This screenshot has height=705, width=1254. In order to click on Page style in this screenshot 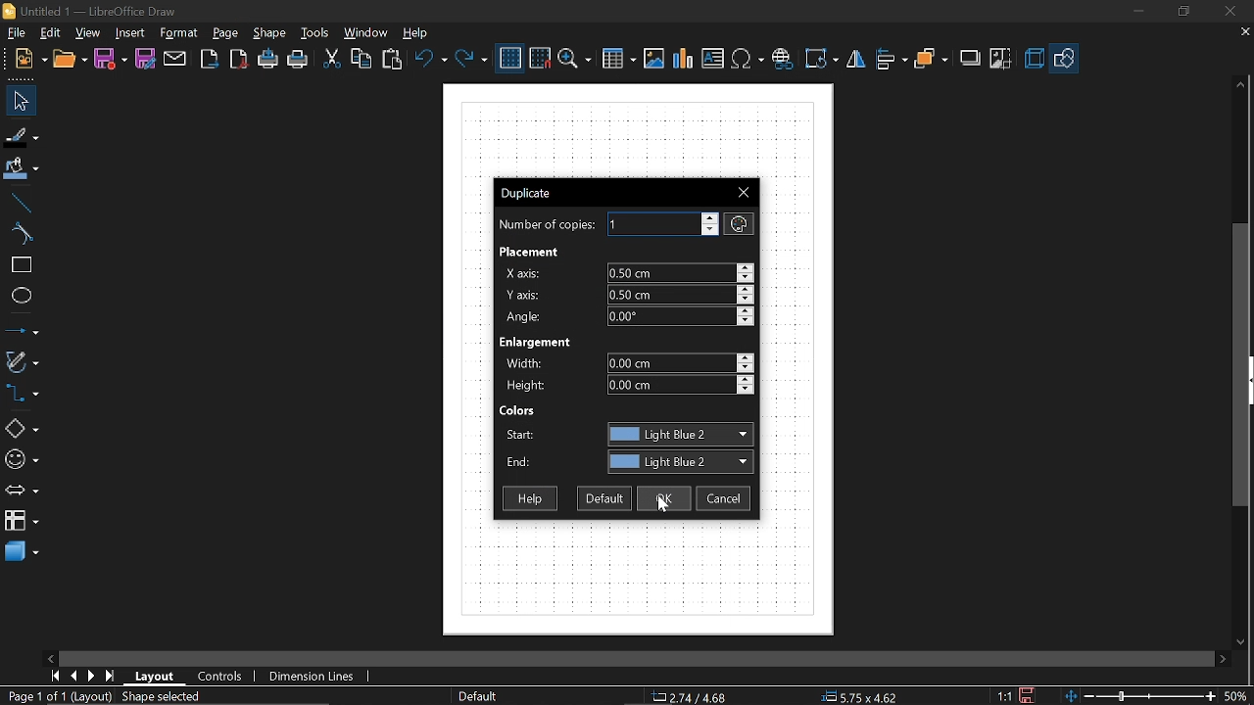, I will do `click(476, 697)`.